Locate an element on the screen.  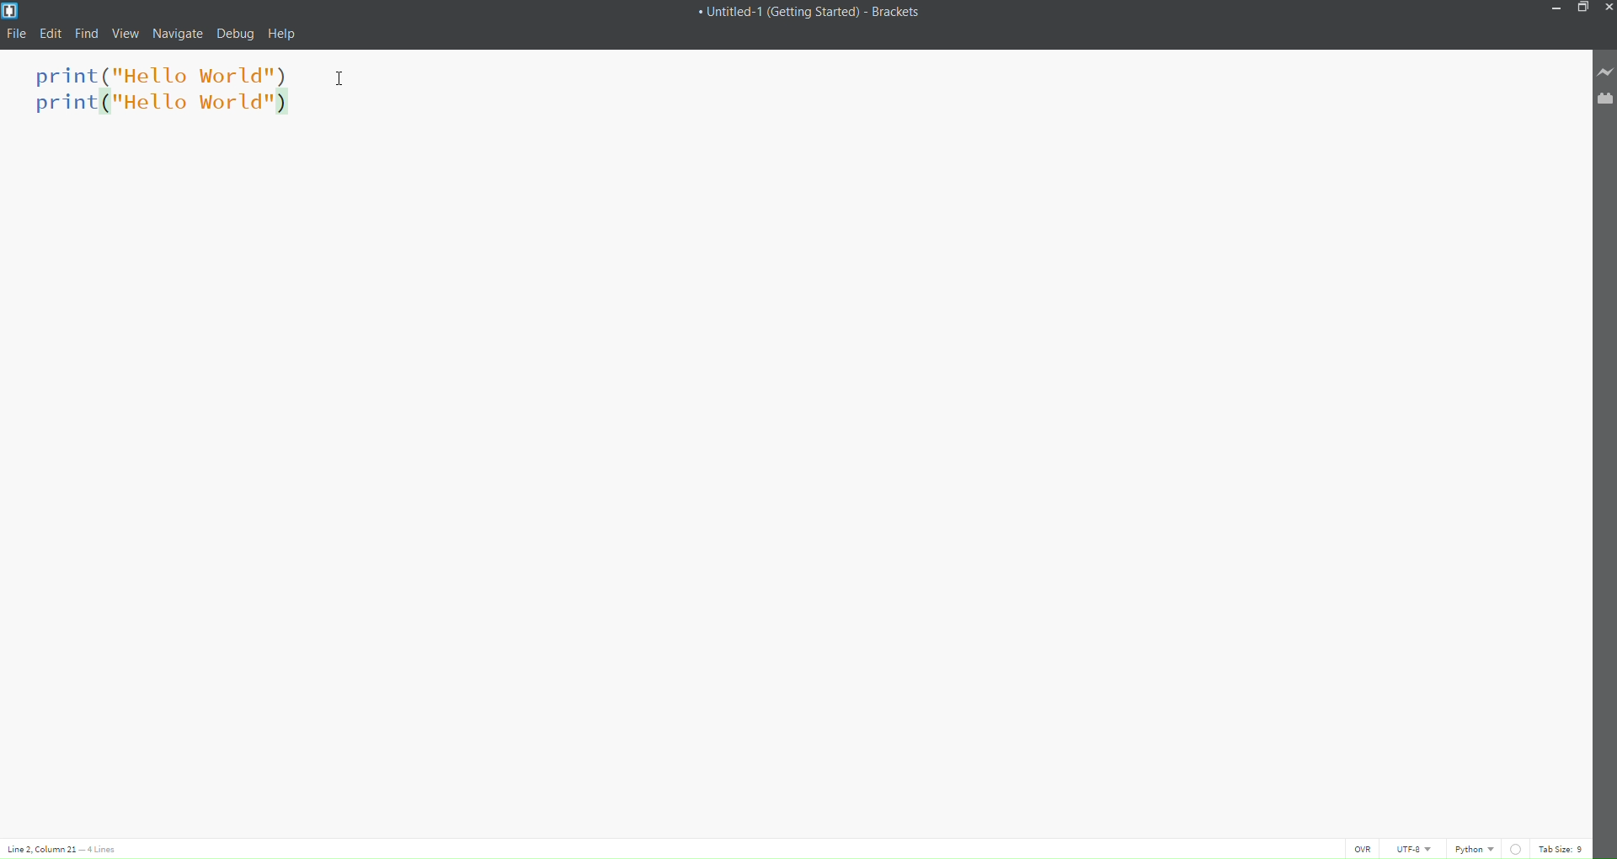
maximize is located at coordinates (1581, 8).